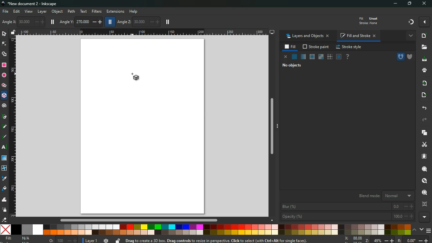  Describe the element at coordinates (216, 241) in the screenshot. I see `message` at that location.